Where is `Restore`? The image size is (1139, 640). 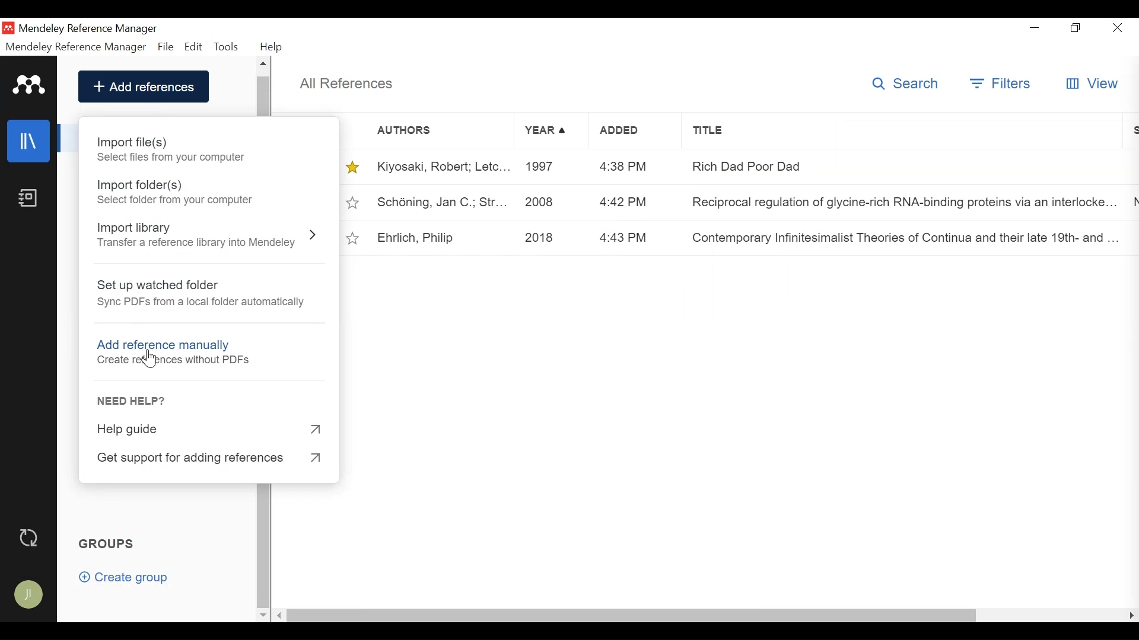
Restore is located at coordinates (1076, 29).